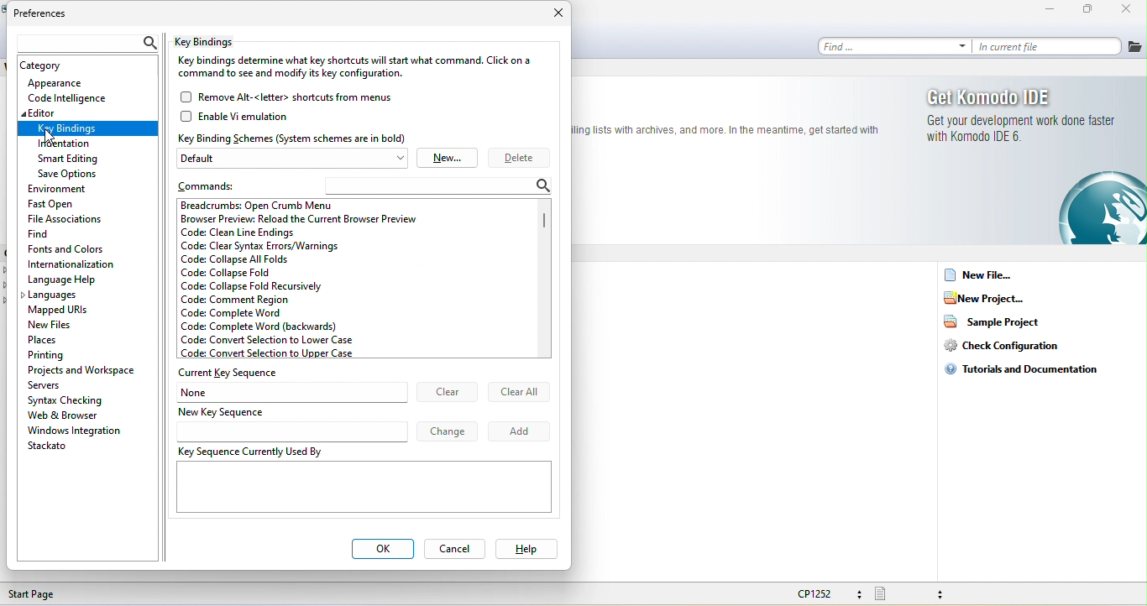 This screenshot has width=1147, height=606. Describe the element at coordinates (74, 431) in the screenshot. I see `windows integration` at that location.